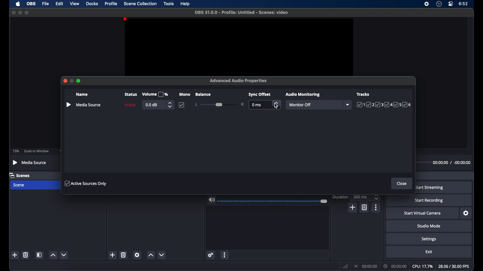  I want to click on tracks, so click(384, 104).